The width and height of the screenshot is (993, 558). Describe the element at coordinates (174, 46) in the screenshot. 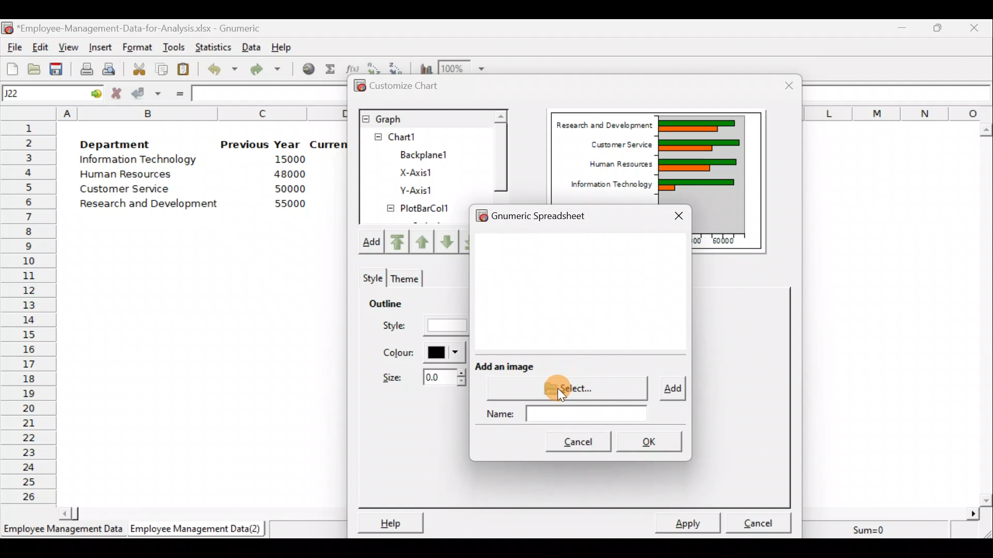

I see `Tools` at that location.